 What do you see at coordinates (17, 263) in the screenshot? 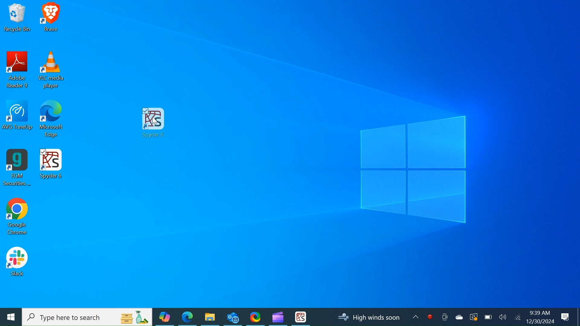
I see `Slack Desktop Icon` at bounding box center [17, 263].